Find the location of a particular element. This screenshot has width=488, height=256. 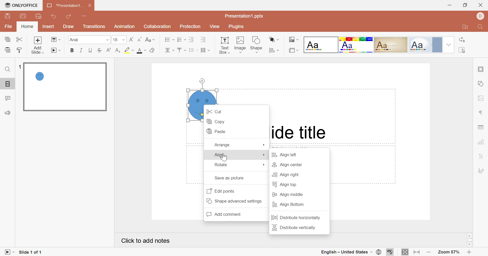

Home is located at coordinates (28, 26).